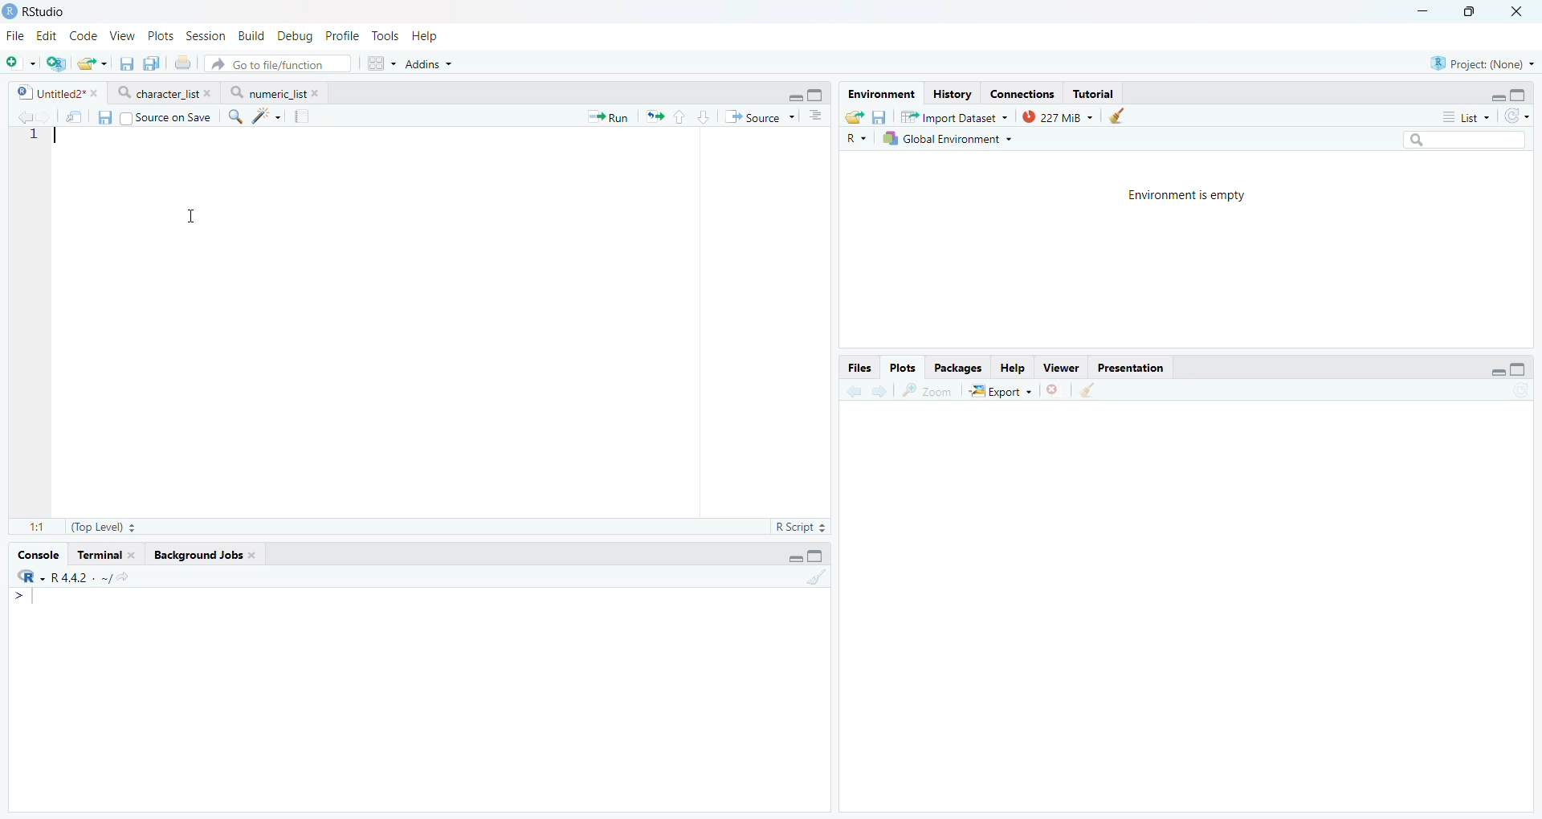 This screenshot has height=819, width=1542. I want to click on numeric_list, so click(275, 92).